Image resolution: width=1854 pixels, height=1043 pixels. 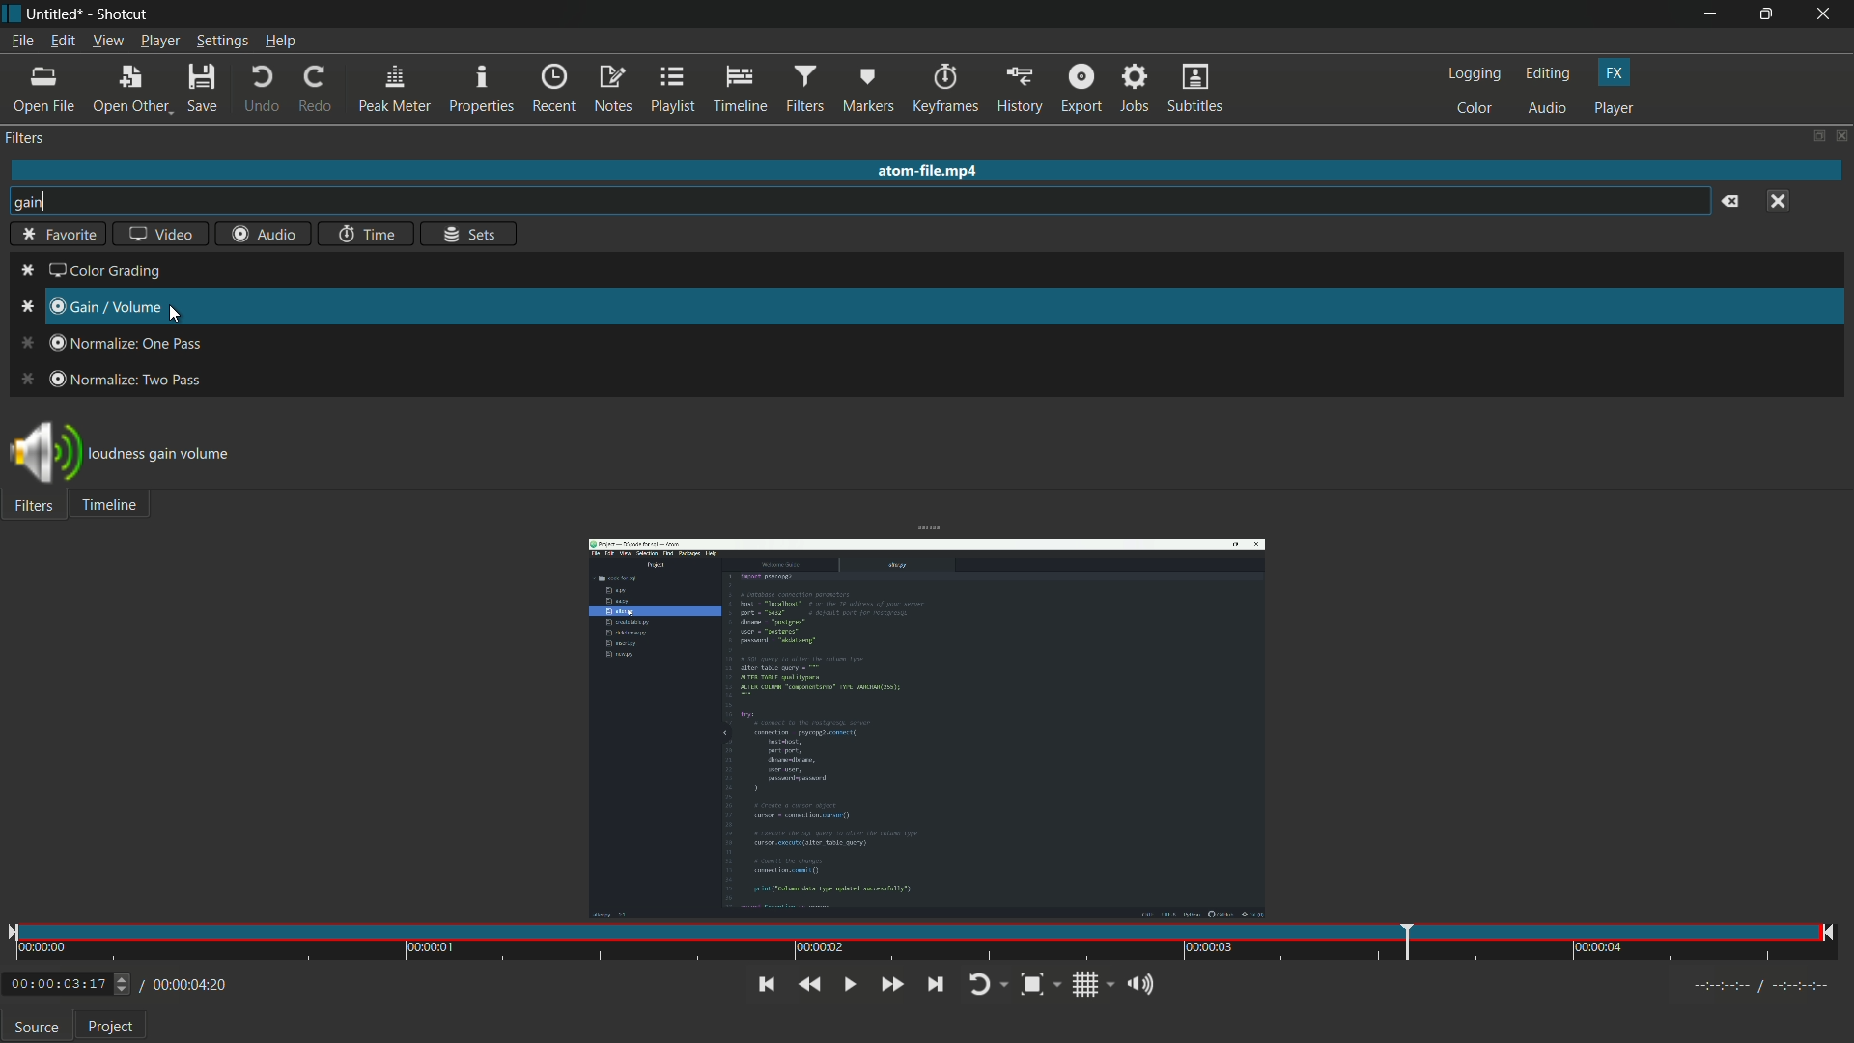 I want to click on atom-file.mp4 (imported video name), so click(x=932, y=172).